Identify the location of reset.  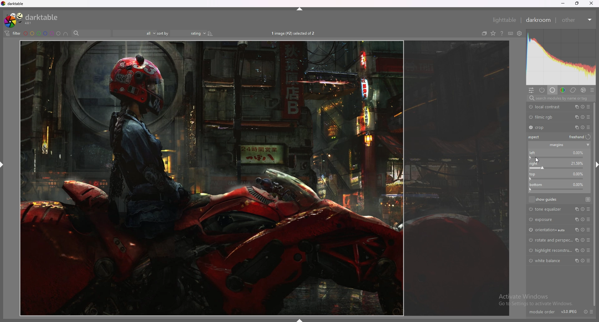
(583, 117).